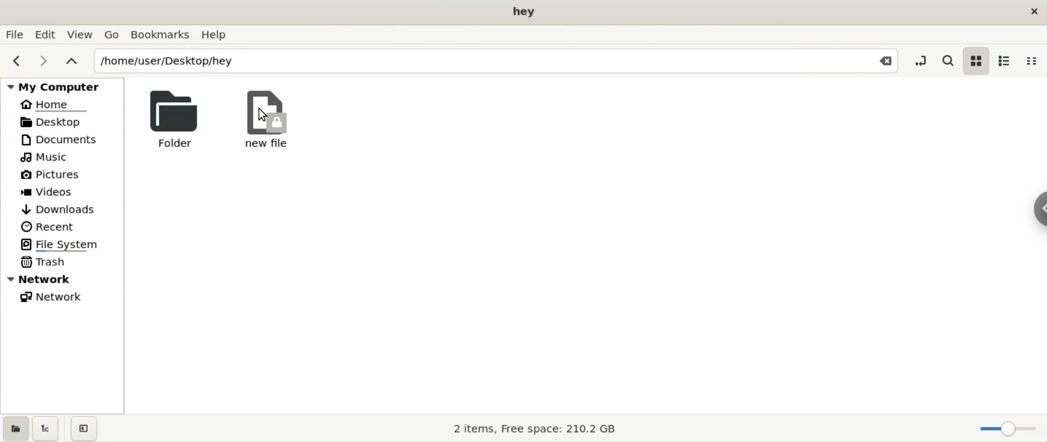 Image resolution: width=1047 pixels, height=442 pixels. Describe the element at coordinates (48, 429) in the screenshot. I see `show treeview` at that location.